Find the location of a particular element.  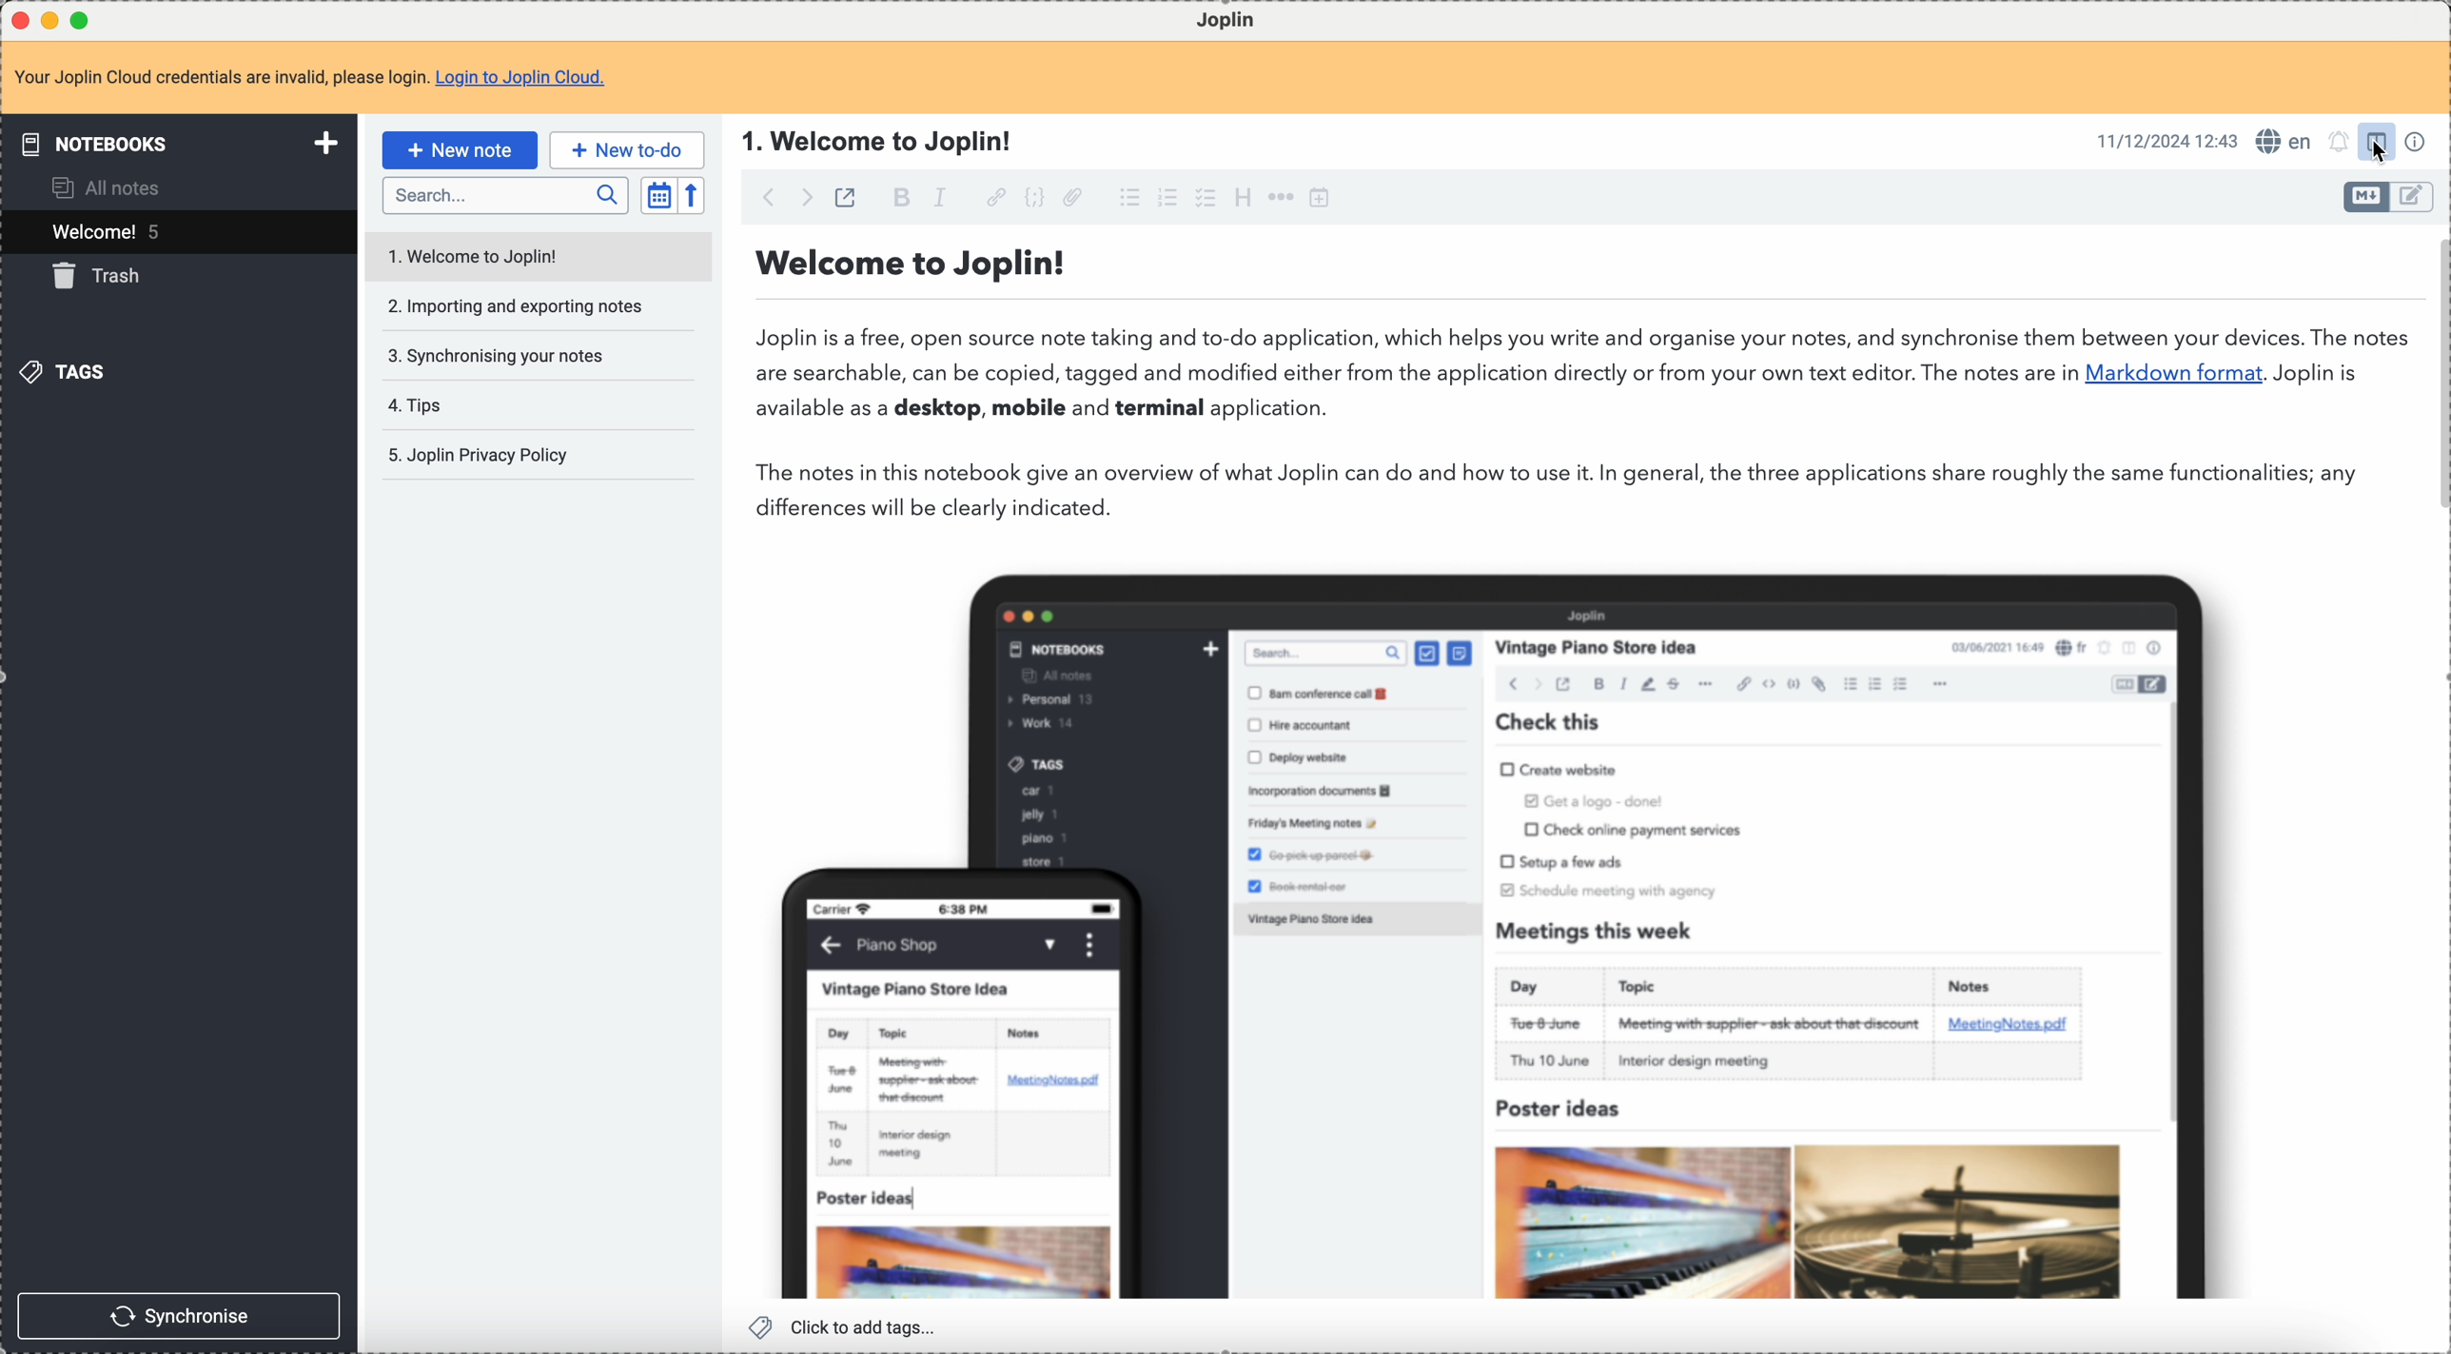

Your Joplin Cloud credentials are invalid, please login. is located at coordinates (219, 80).